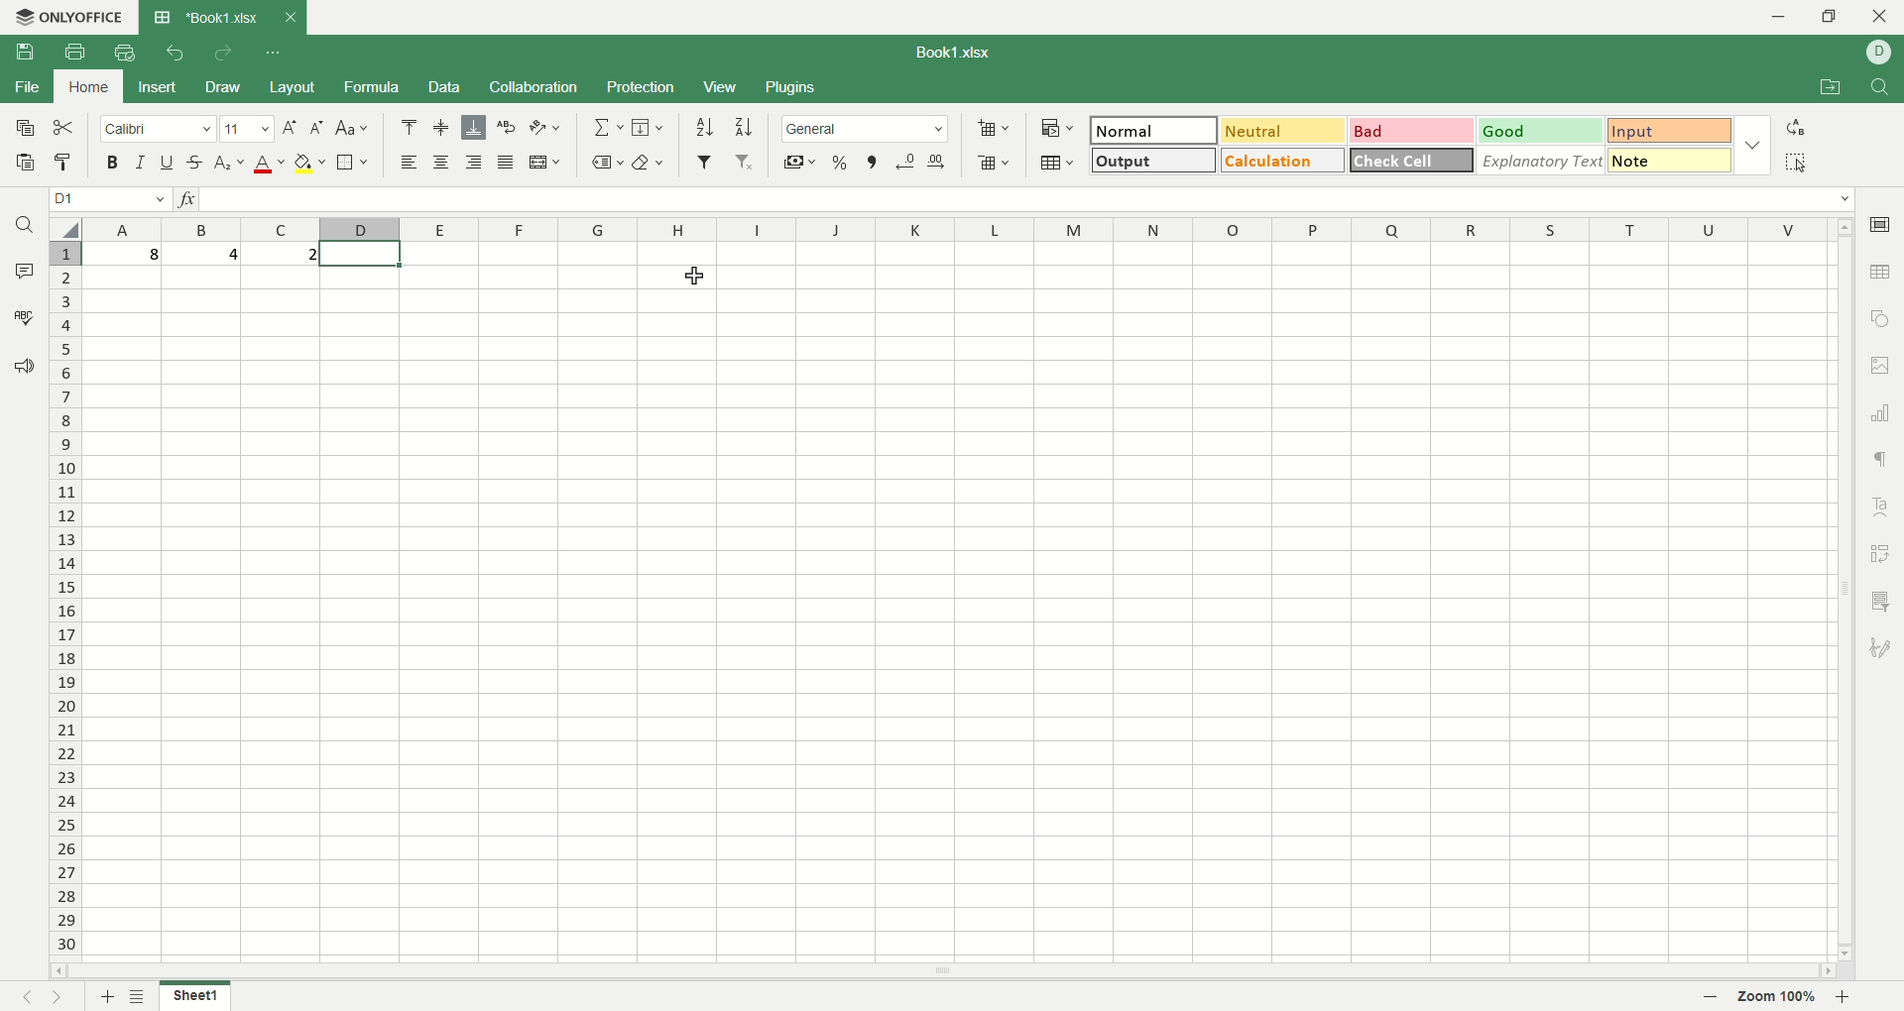 The height and width of the screenshot is (1011, 1904). I want to click on cell settings, so click(1880, 223).